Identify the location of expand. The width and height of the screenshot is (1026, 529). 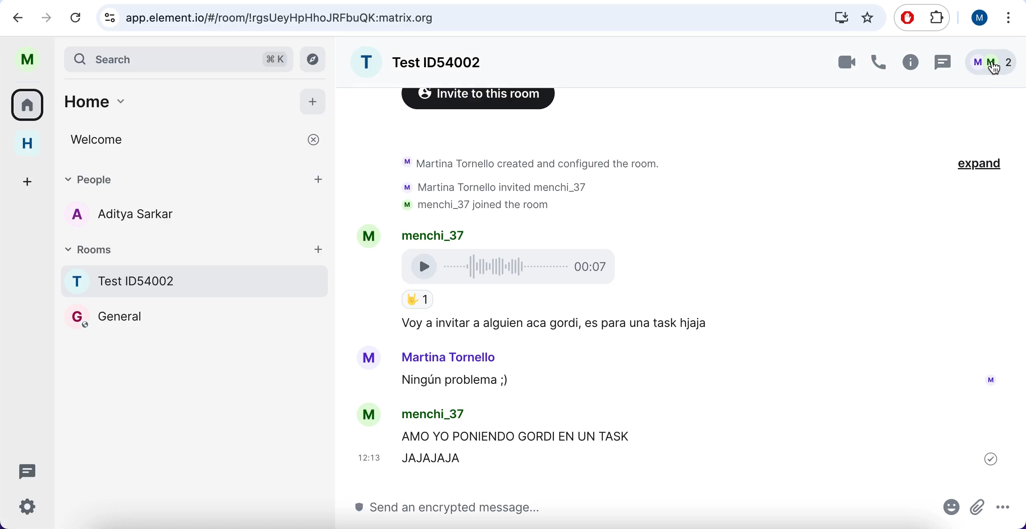
(984, 166).